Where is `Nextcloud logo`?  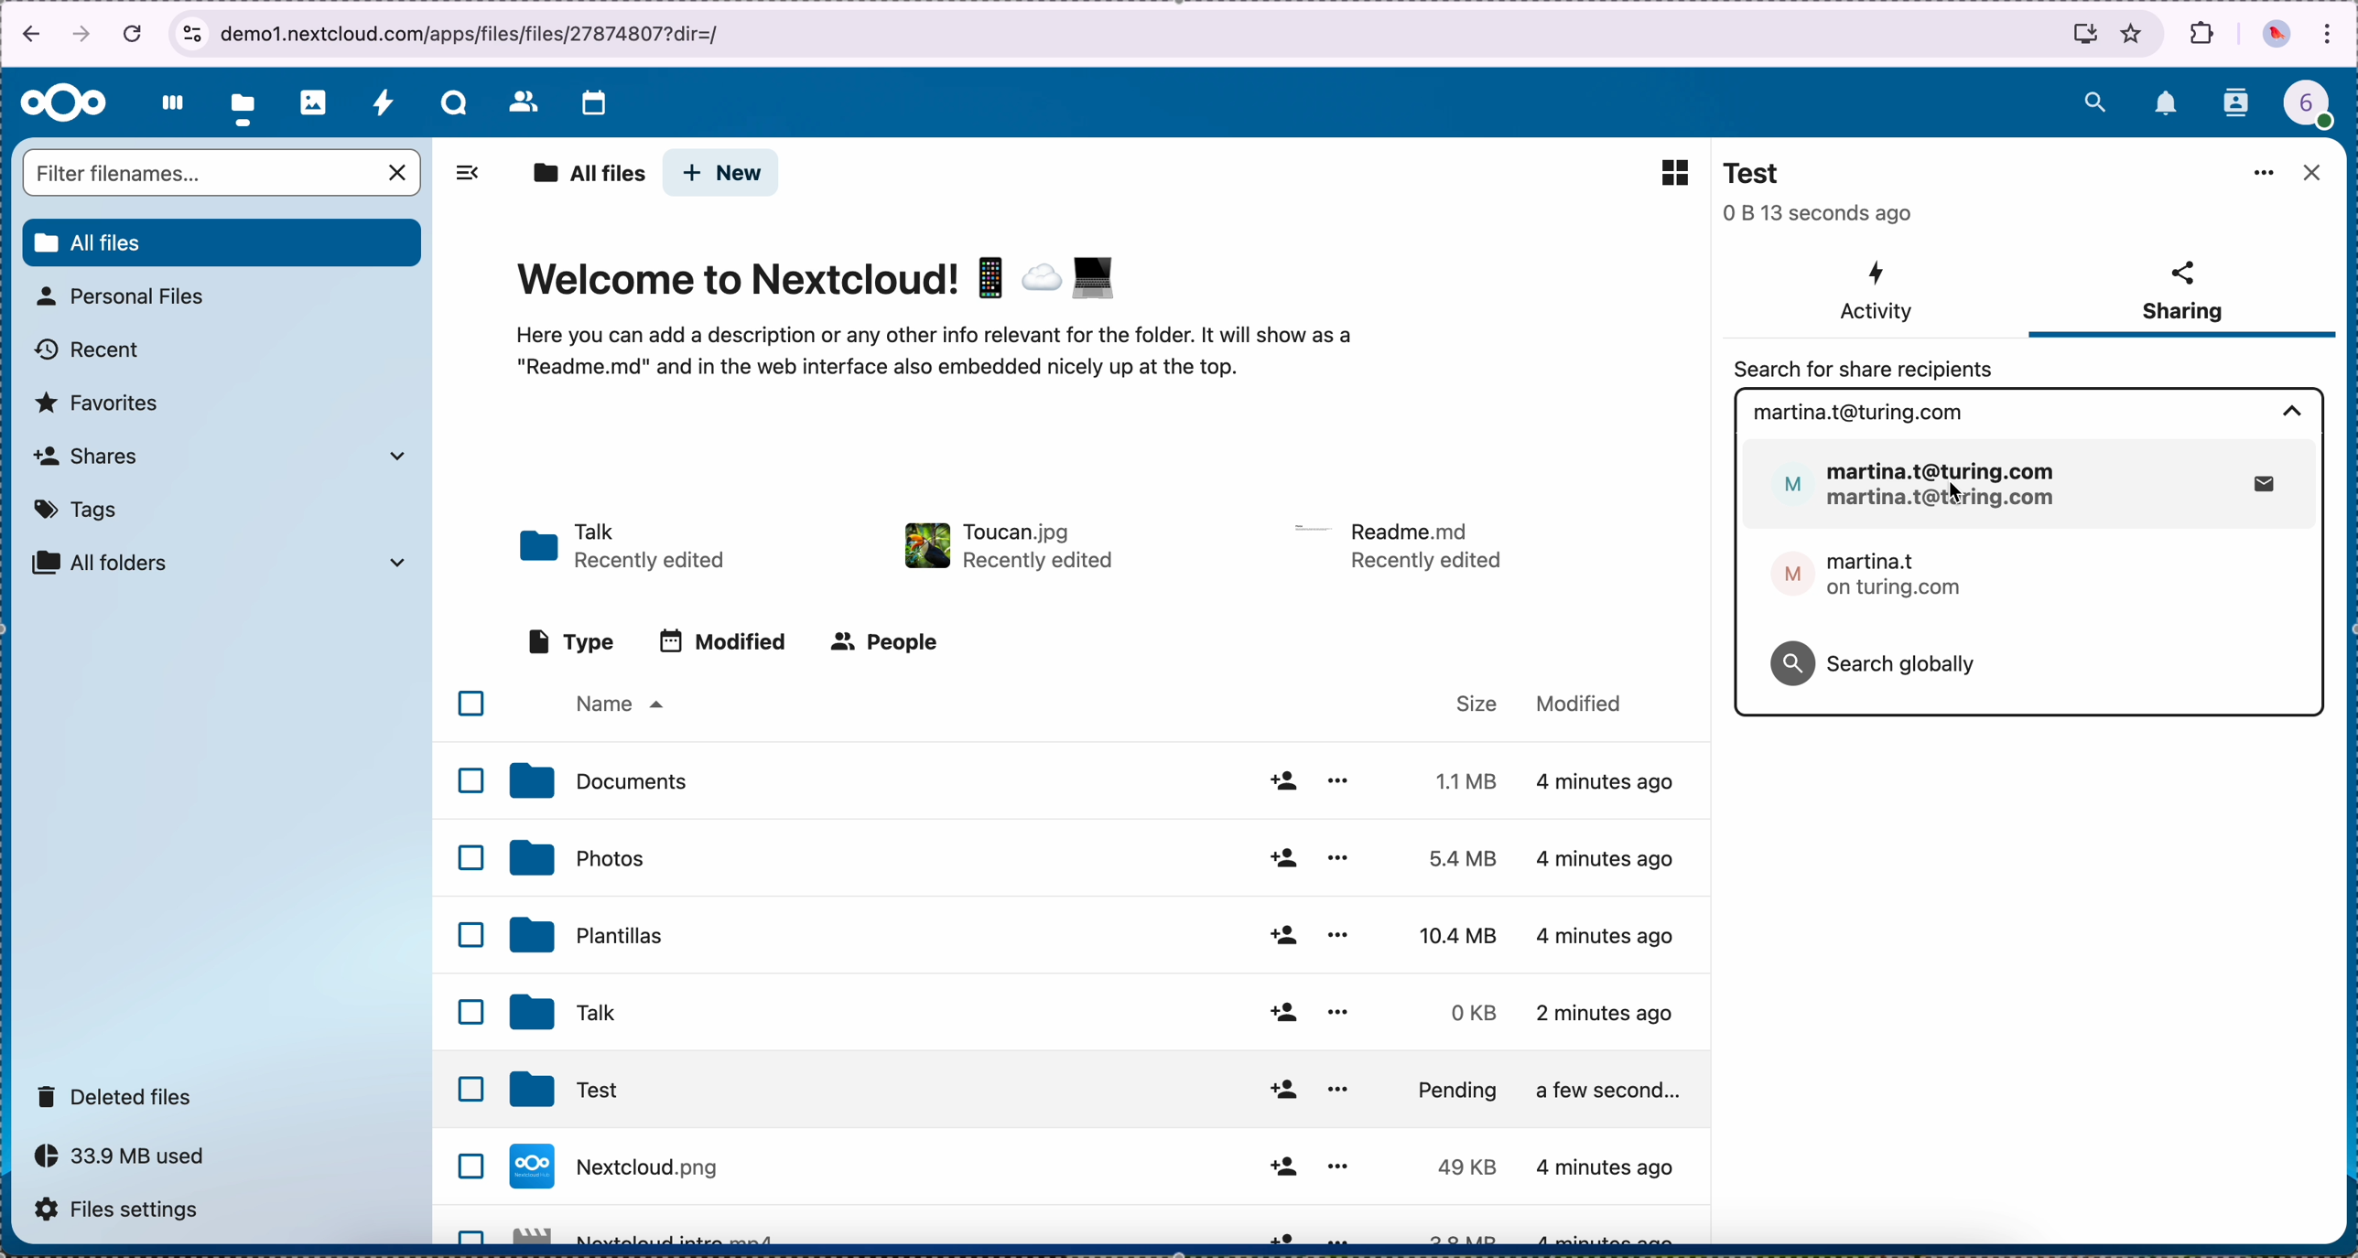
Nextcloud logo is located at coordinates (64, 104).